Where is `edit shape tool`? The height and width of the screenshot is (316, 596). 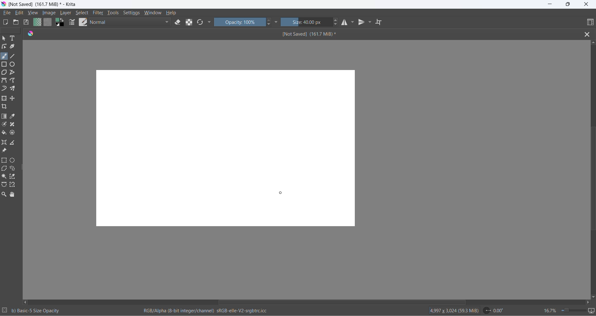
edit shape tool is located at coordinates (4, 46).